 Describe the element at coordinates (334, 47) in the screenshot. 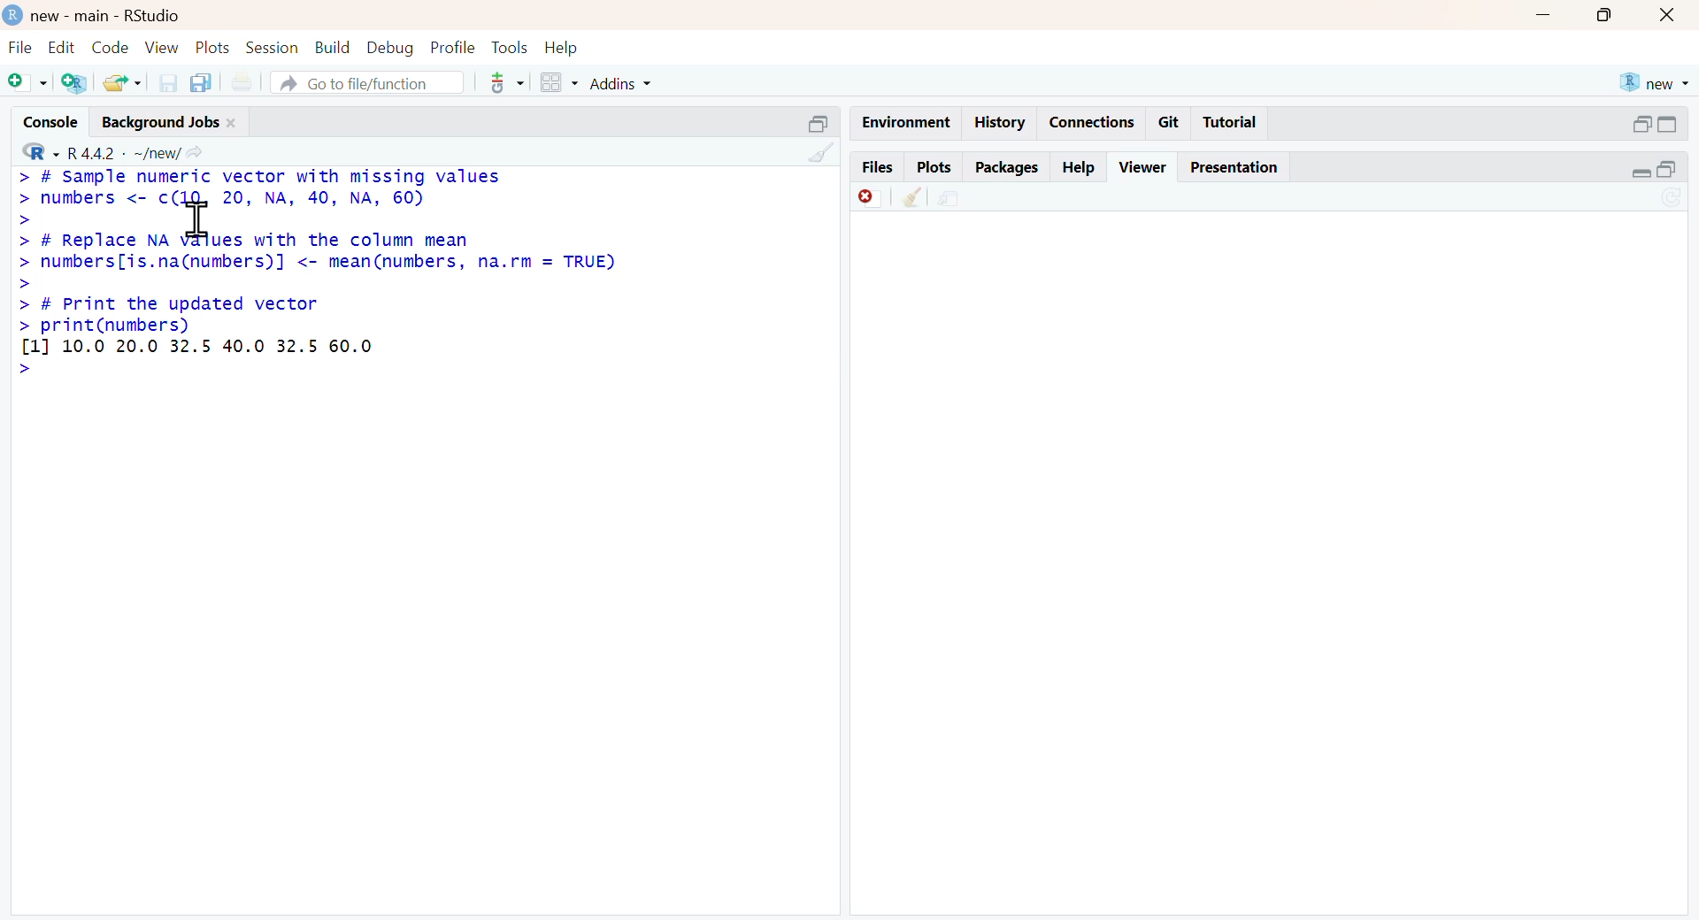

I see `build` at that location.